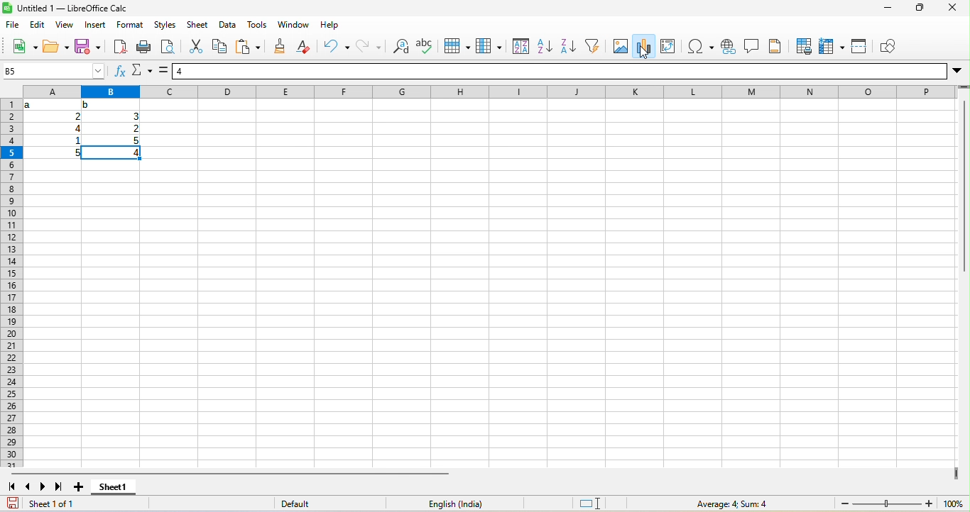 The width and height of the screenshot is (970, 512). I want to click on sheet 1 of 1, so click(86, 503).